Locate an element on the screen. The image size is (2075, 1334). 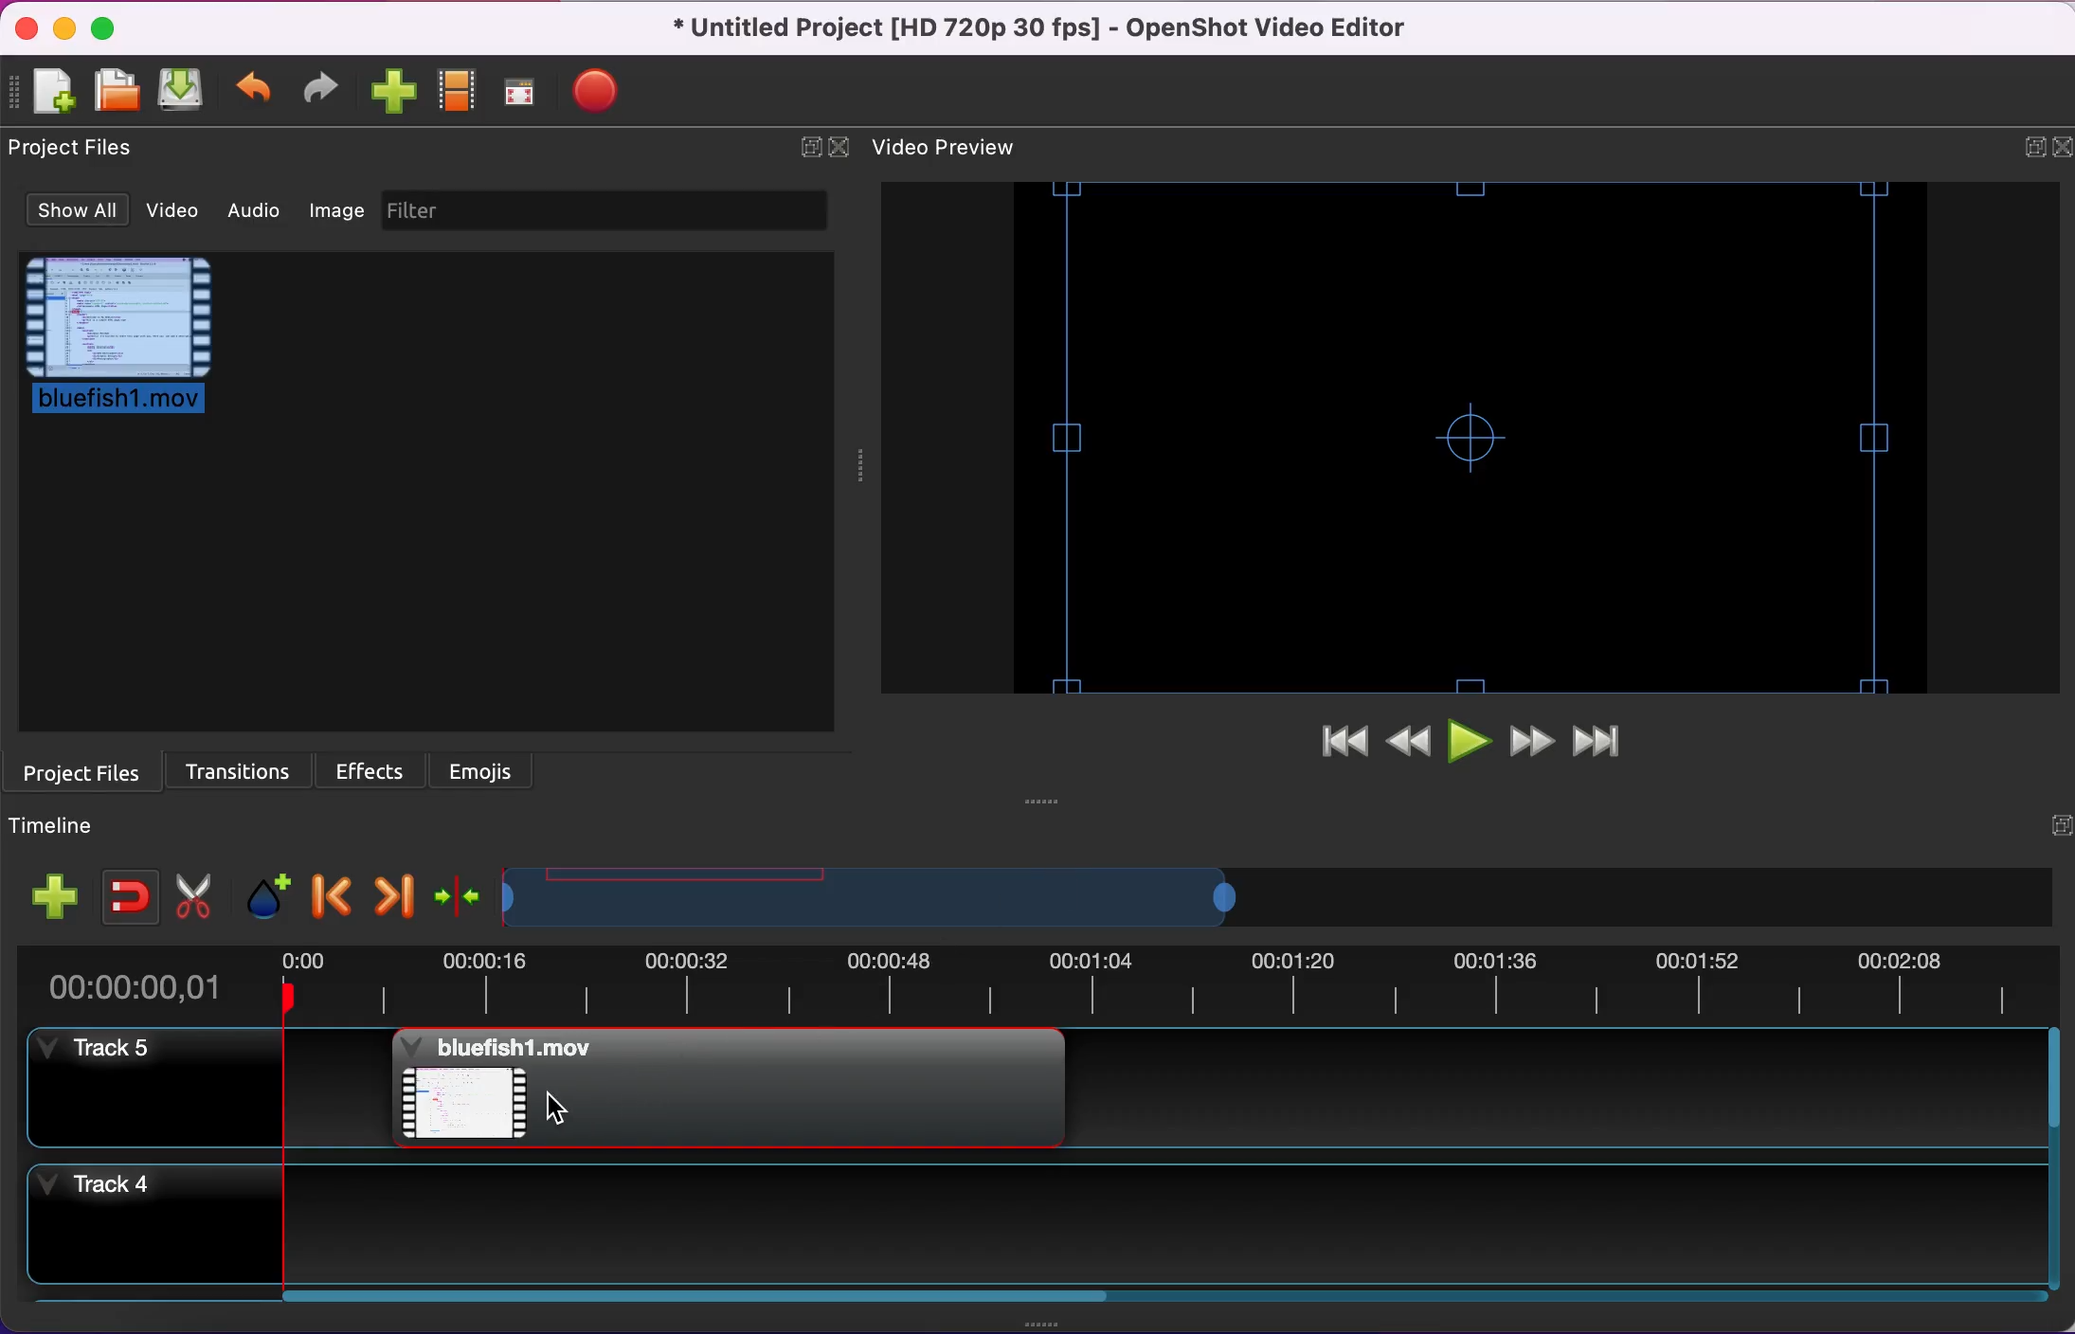
add marker is located at coordinates (268, 898).